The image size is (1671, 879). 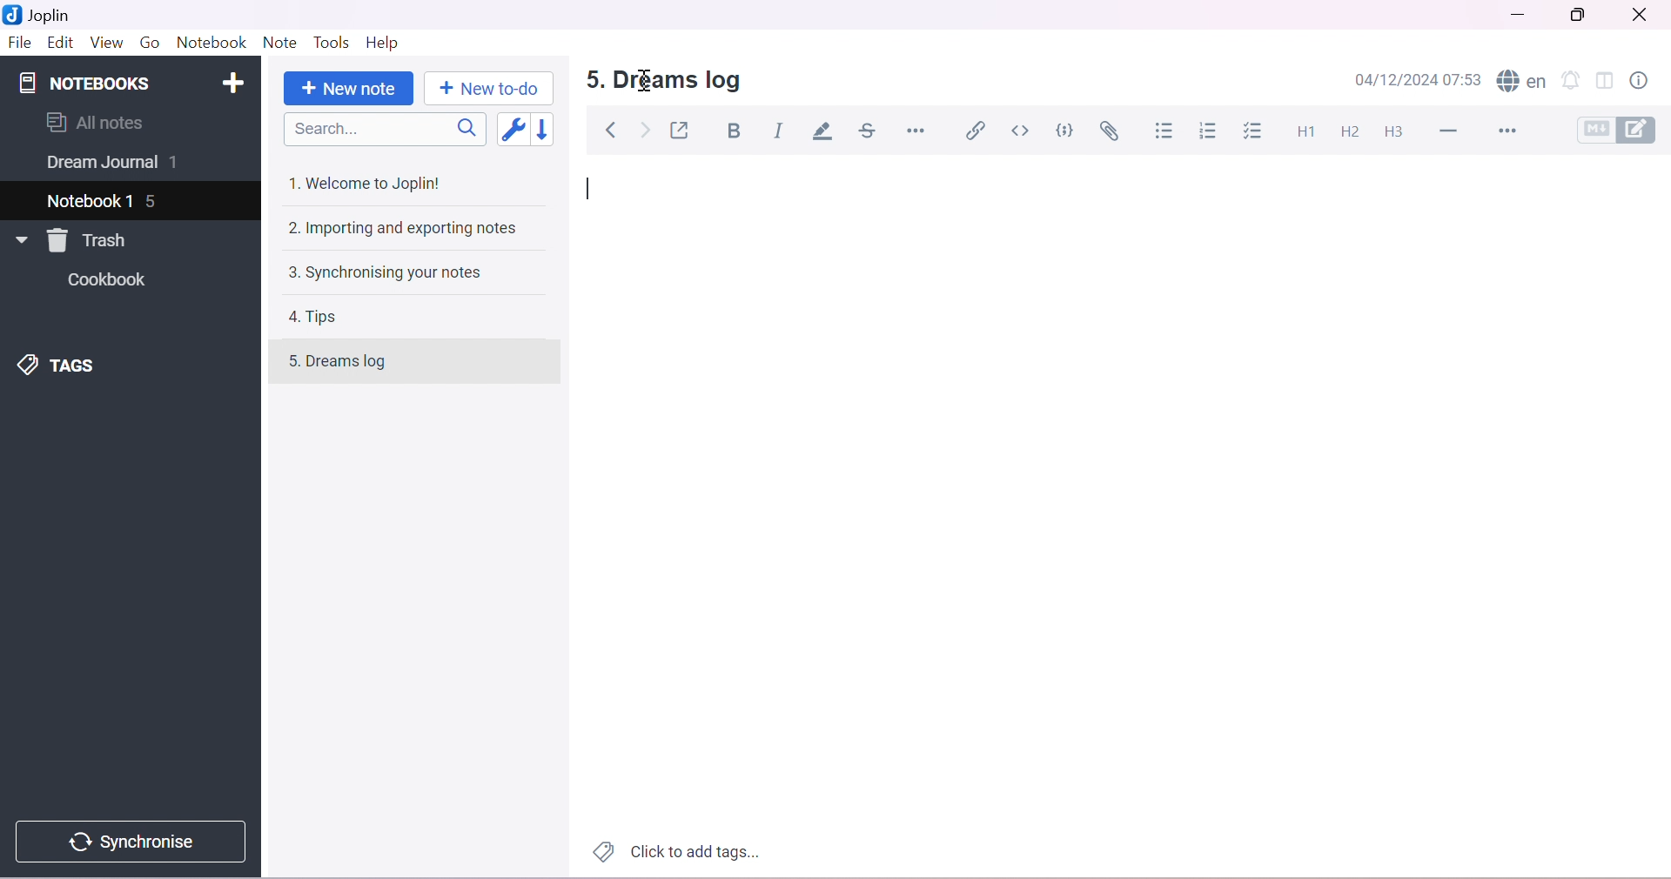 I want to click on Insert/edit link, so click(x=975, y=130).